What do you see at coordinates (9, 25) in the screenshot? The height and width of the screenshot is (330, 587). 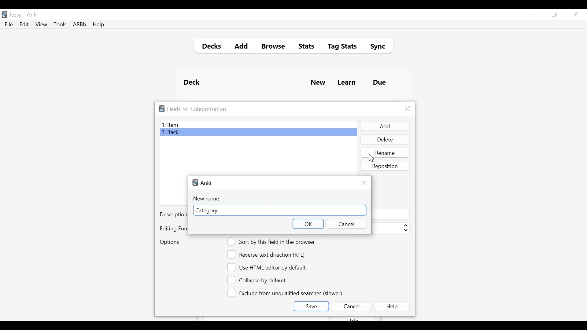 I see `File` at bounding box center [9, 25].